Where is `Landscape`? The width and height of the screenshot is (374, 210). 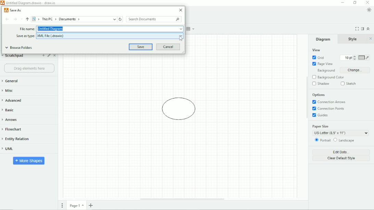
Landscape is located at coordinates (344, 140).